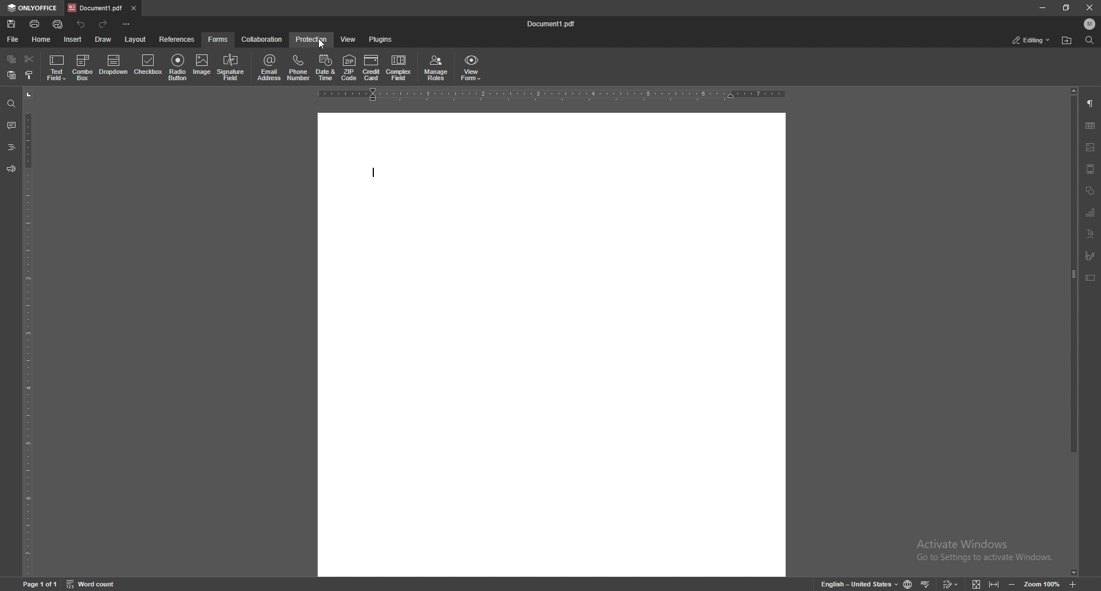  Describe the element at coordinates (28, 332) in the screenshot. I see `vertical scale` at that location.